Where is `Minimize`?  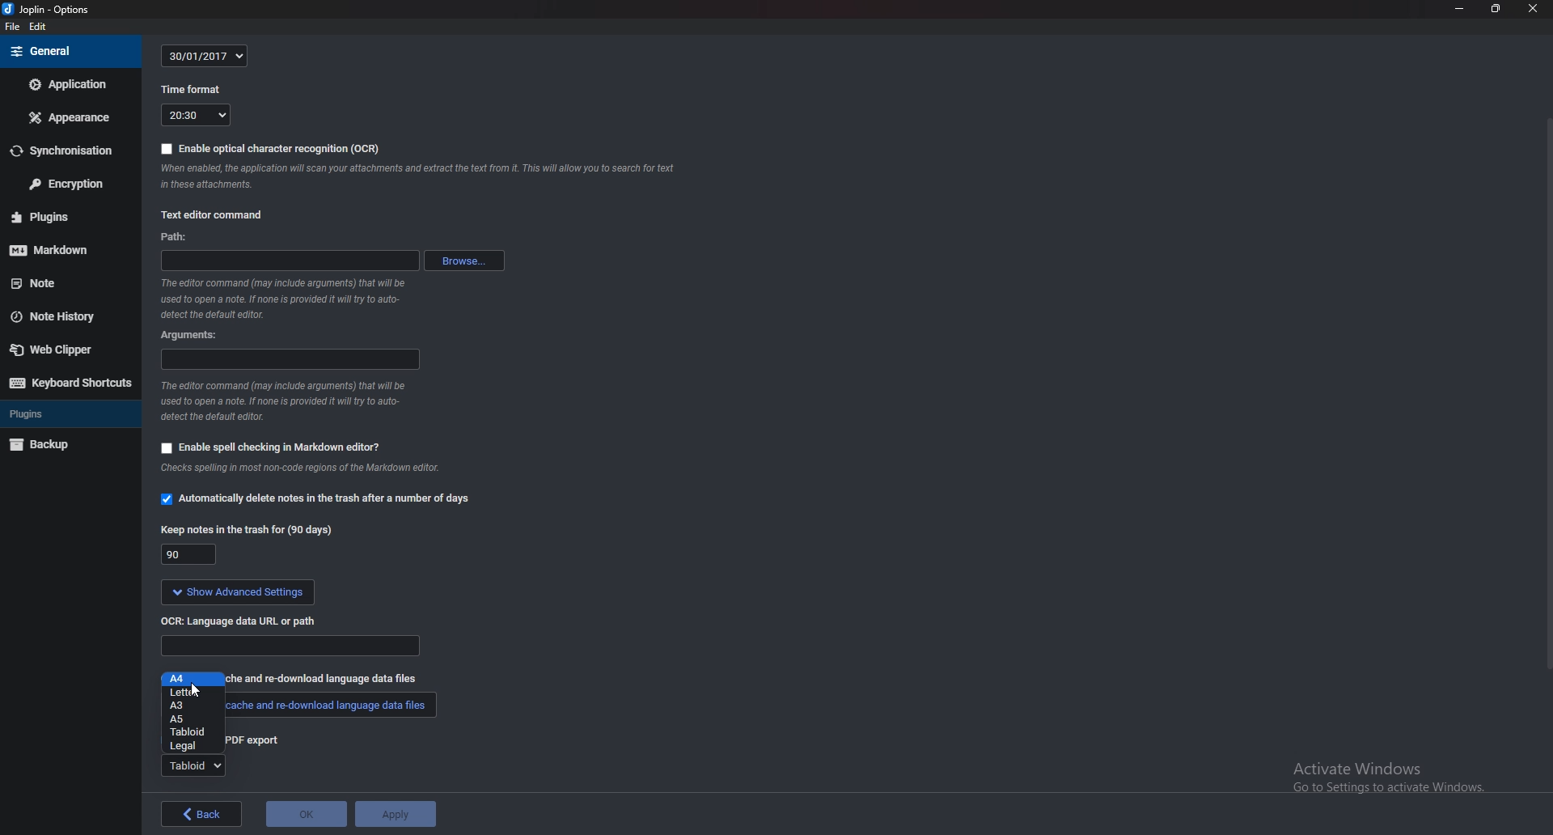 Minimize is located at coordinates (1461, 9).